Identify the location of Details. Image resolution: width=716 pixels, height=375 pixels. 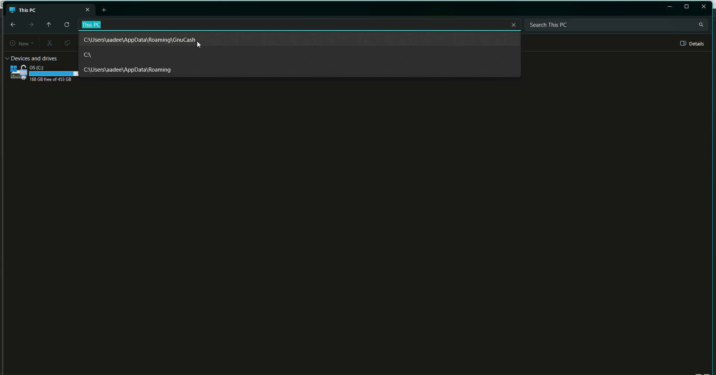
(693, 44).